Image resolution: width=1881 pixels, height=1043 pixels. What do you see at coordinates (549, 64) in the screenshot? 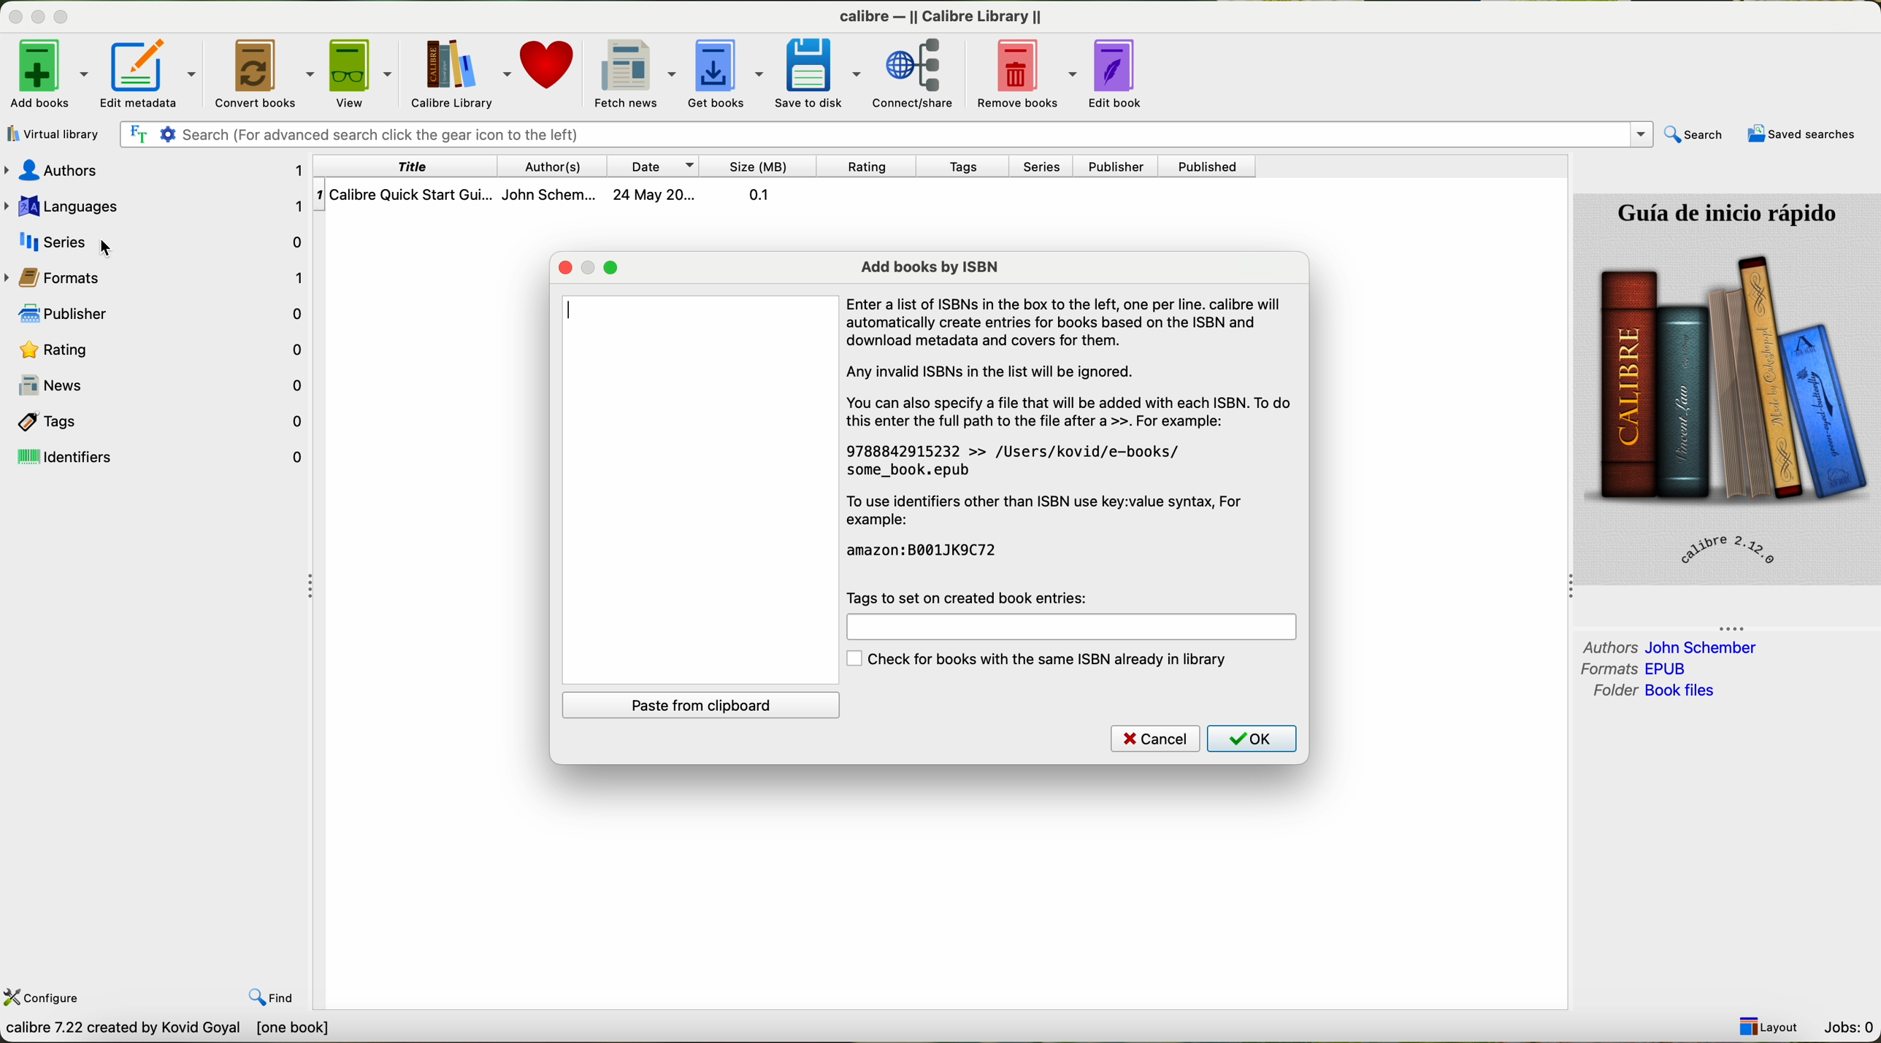
I see `donate` at bounding box center [549, 64].